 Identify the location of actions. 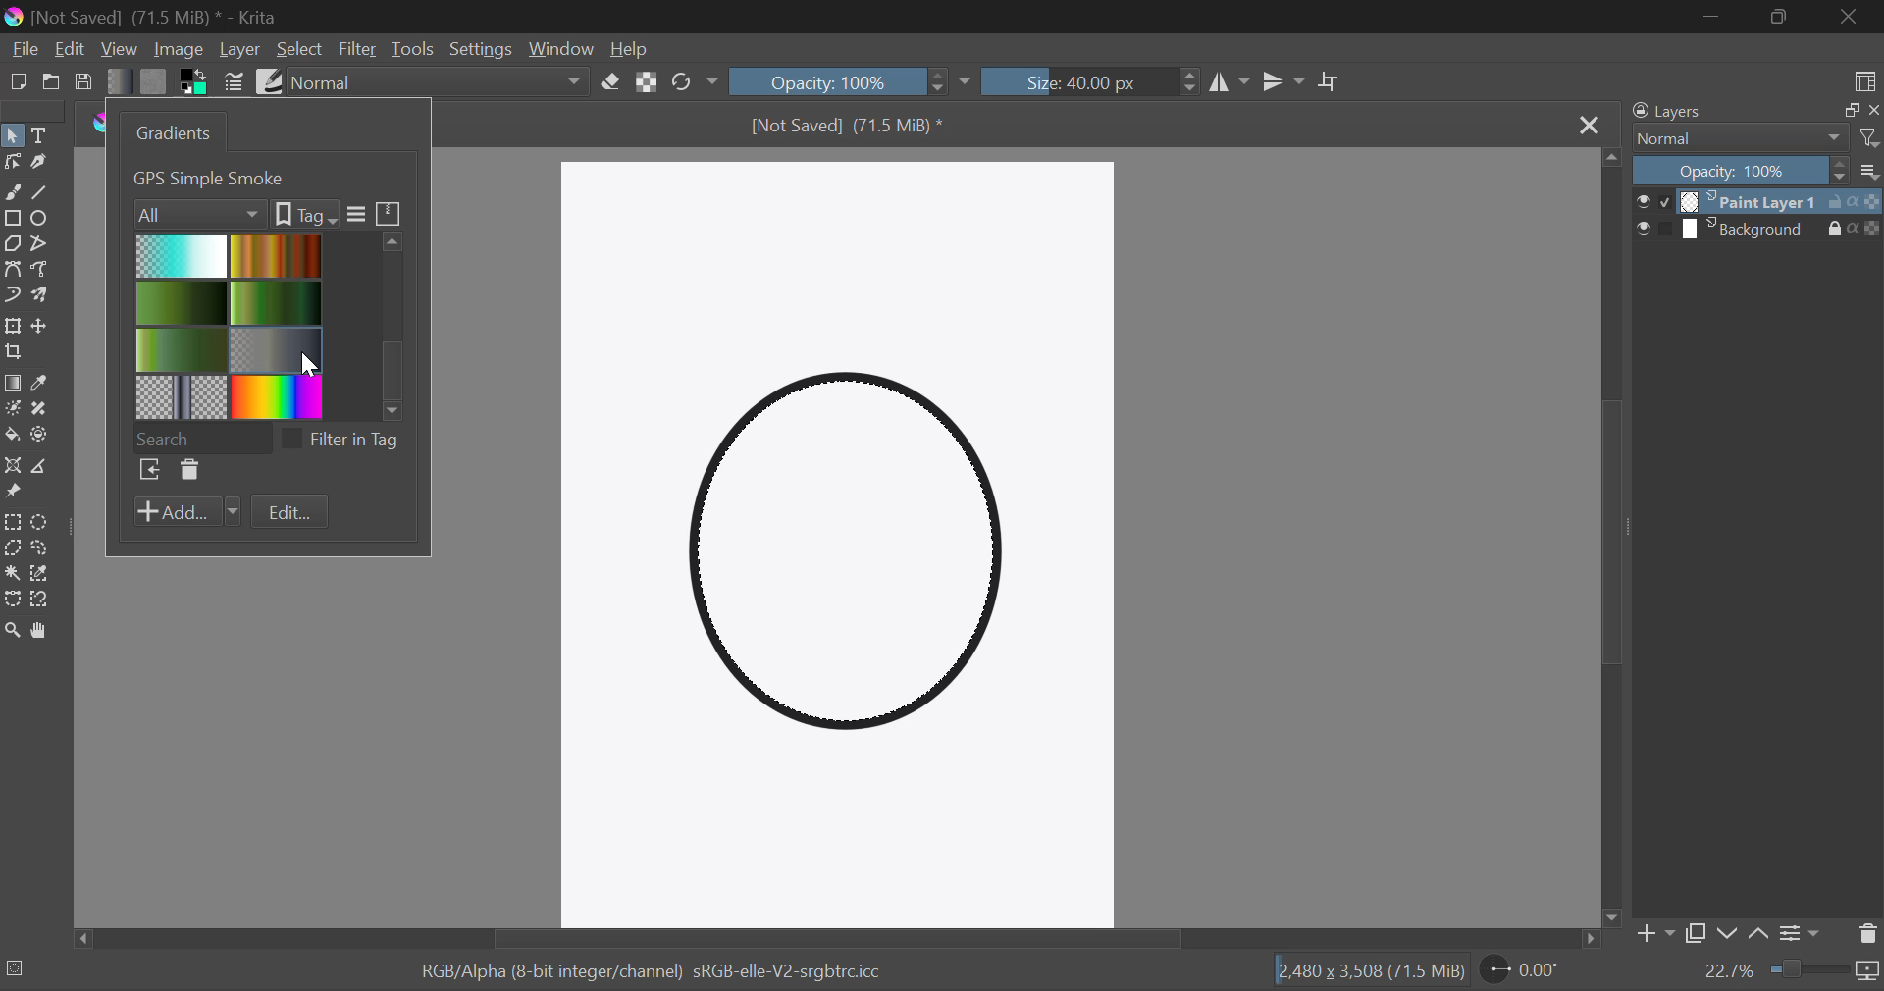
(1854, 228).